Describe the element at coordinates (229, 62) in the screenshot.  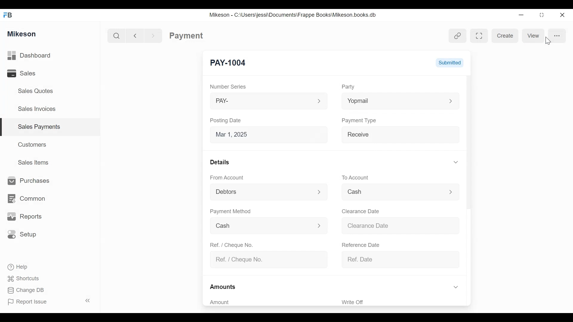
I see `New Entry` at that location.